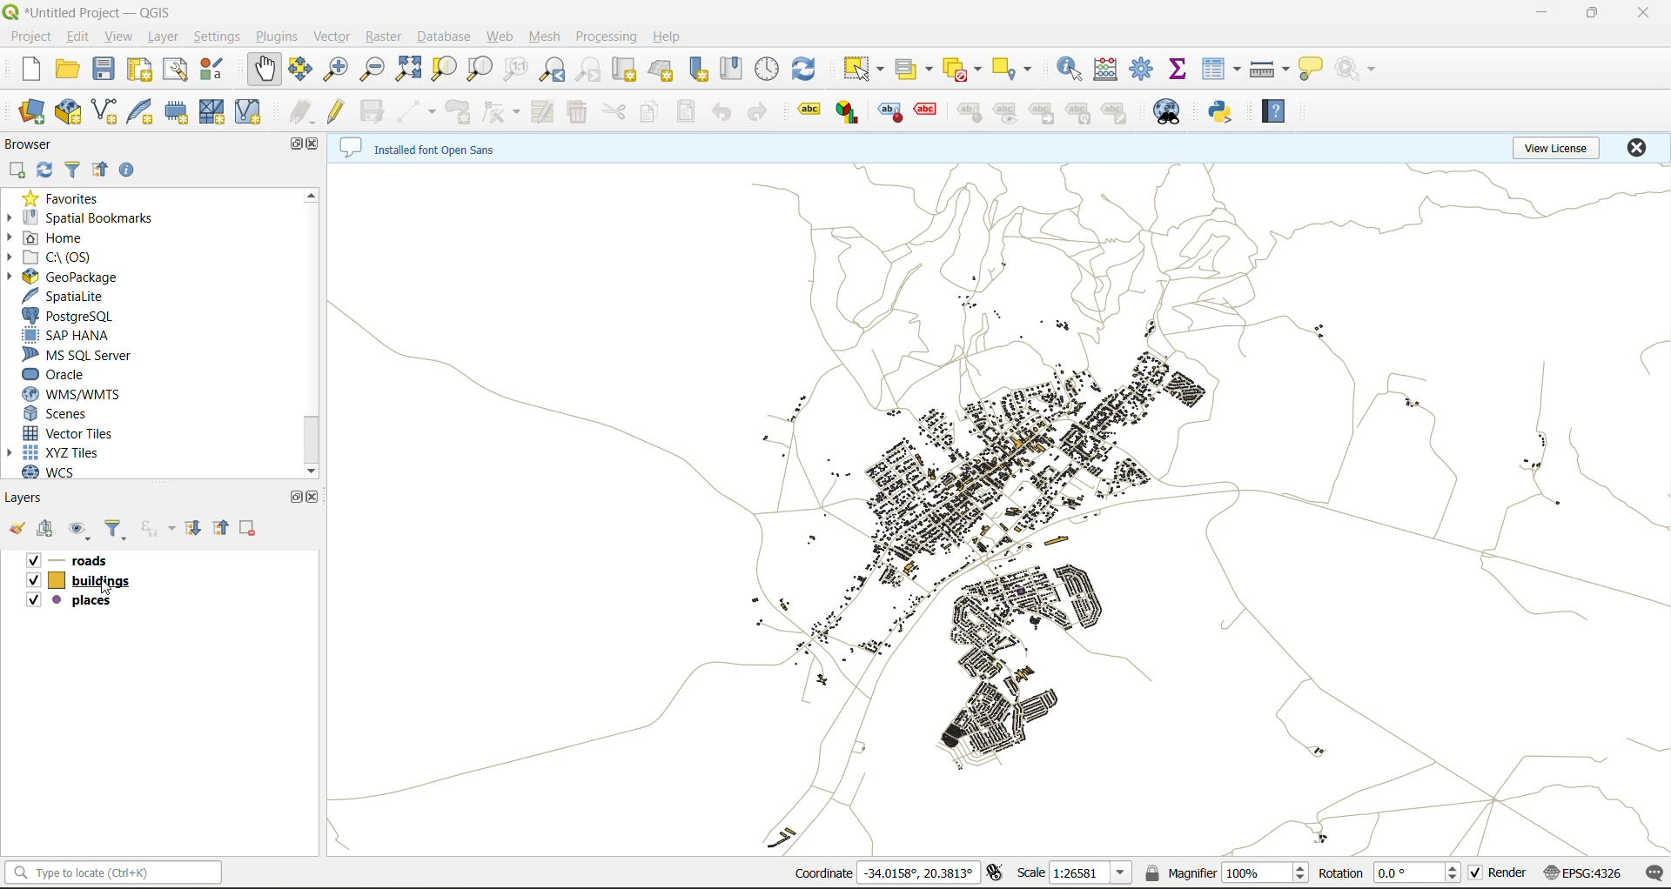 This screenshot has height=889, width=1671. What do you see at coordinates (37, 144) in the screenshot?
I see `browser` at bounding box center [37, 144].